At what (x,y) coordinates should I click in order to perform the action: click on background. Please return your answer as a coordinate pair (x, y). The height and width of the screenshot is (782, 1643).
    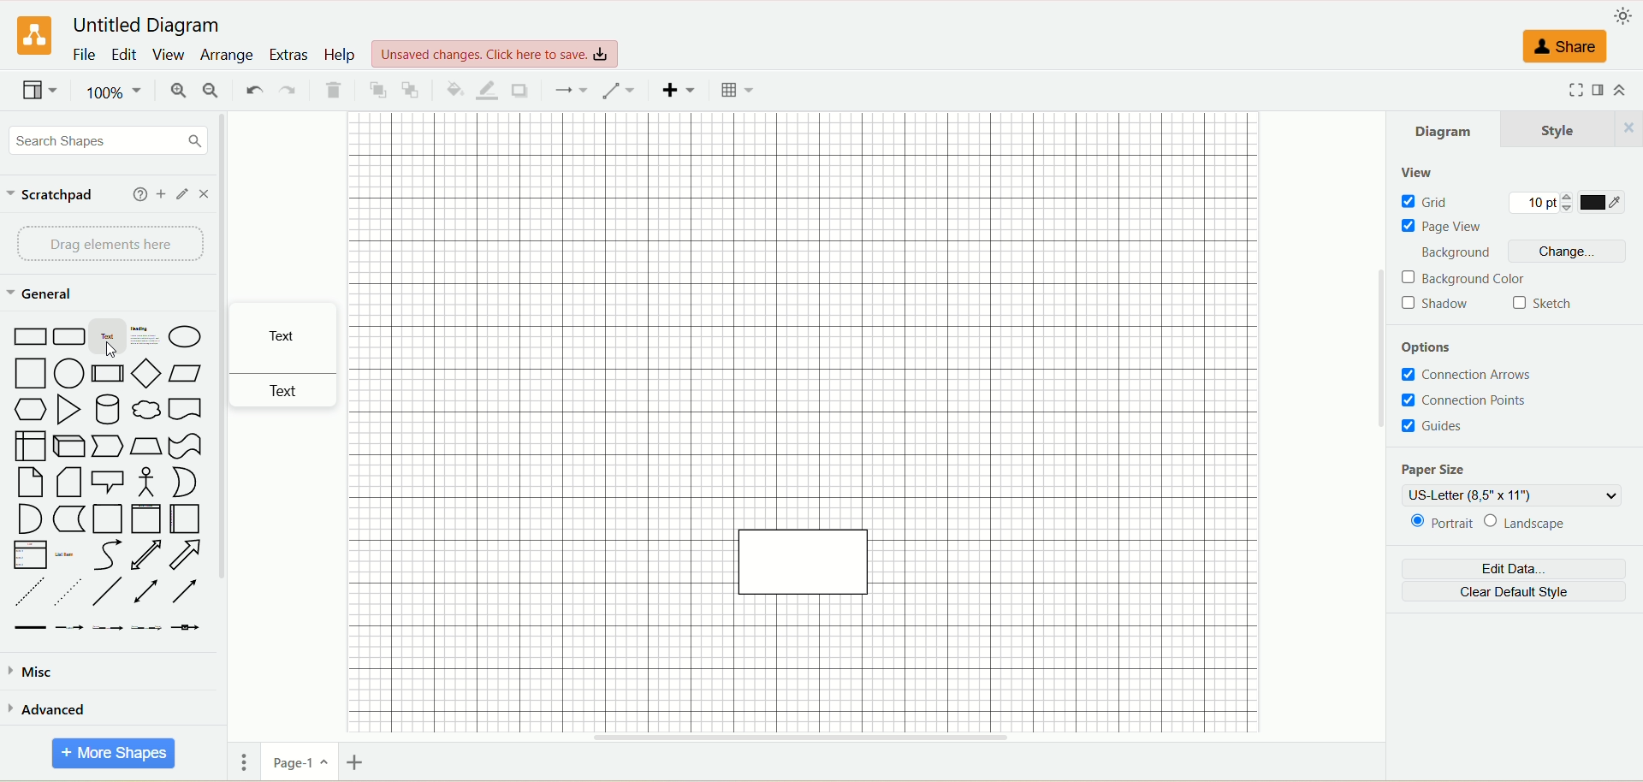
    Looking at the image, I should click on (1449, 252).